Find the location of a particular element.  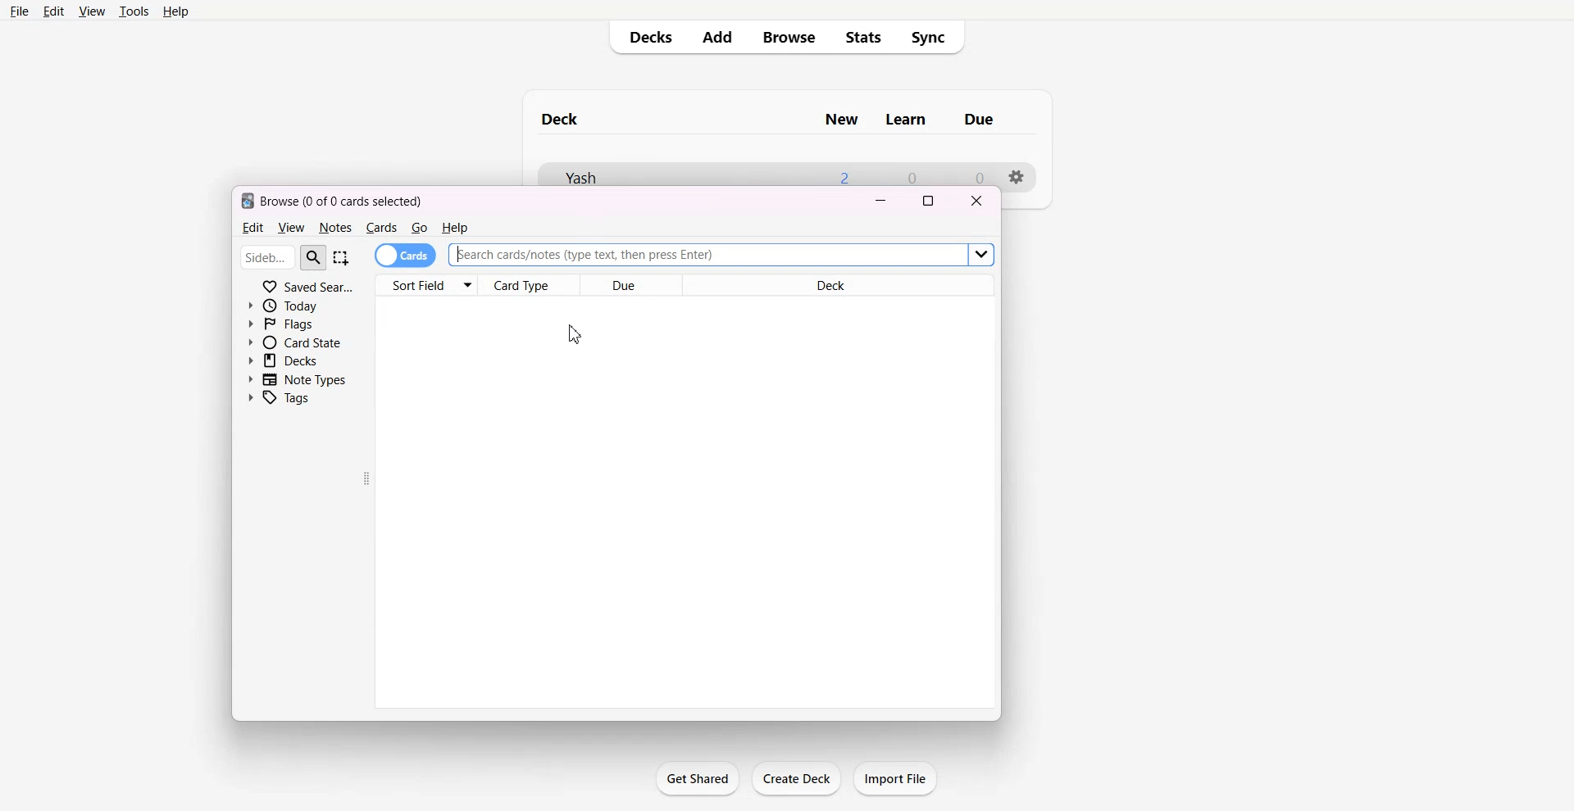

Settings is located at coordinates (1023, 174).